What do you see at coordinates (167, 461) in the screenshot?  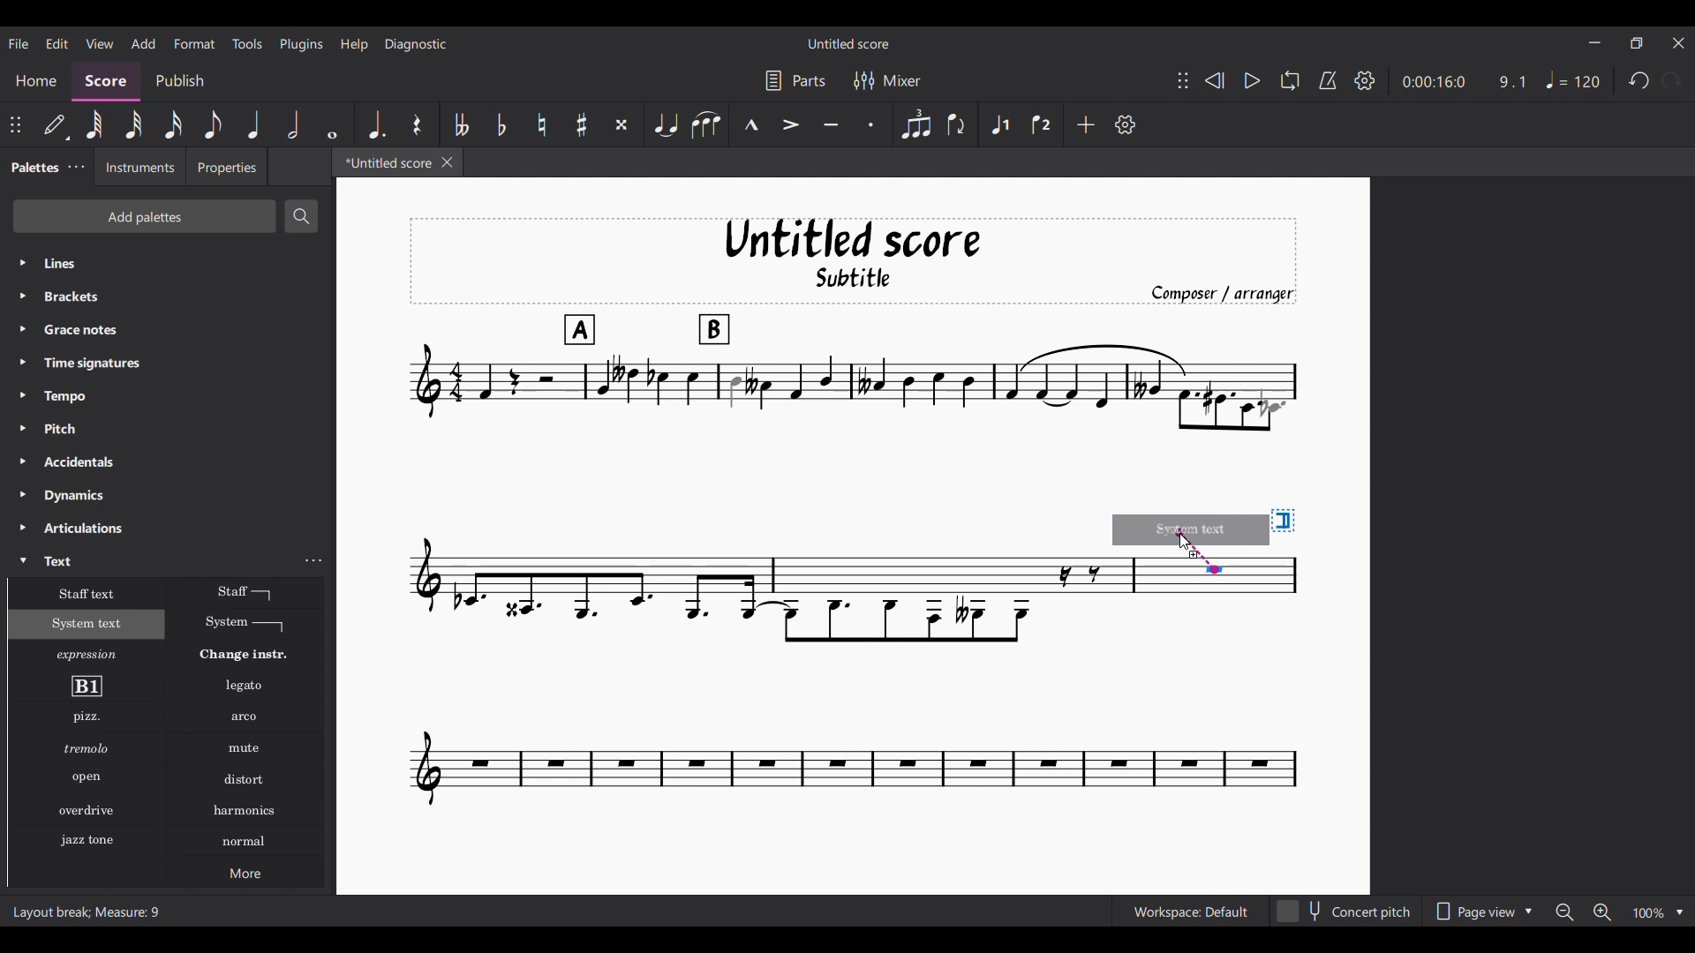 I see `Accidentals` at bounding box center [167, 461].